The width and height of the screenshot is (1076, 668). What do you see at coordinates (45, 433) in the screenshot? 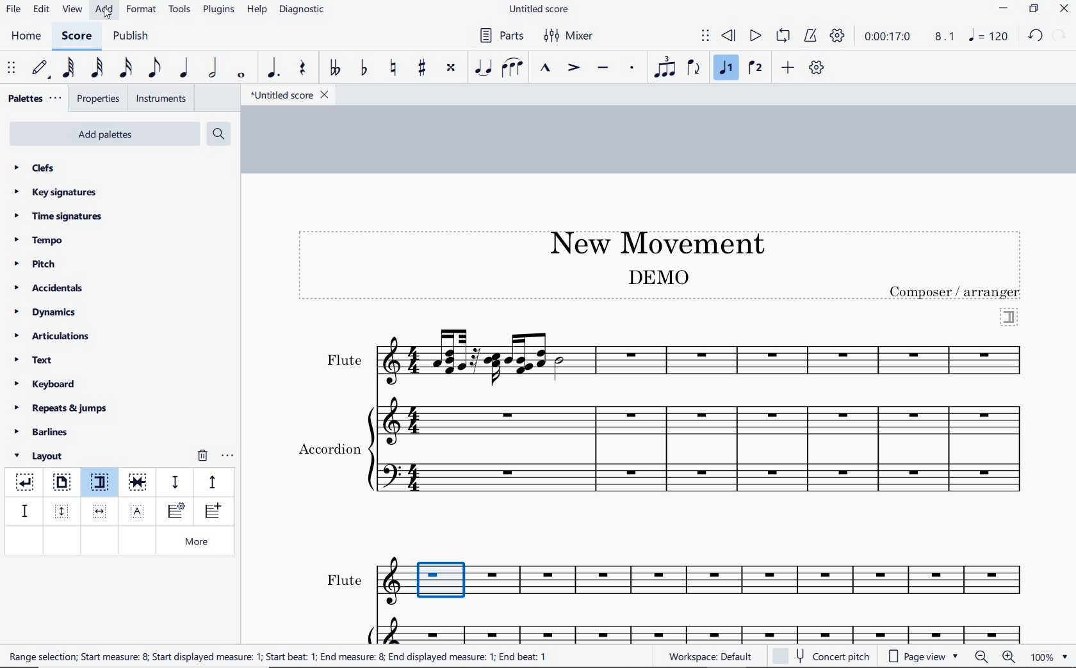
I see `barlines` at bounding box center [45, 433].